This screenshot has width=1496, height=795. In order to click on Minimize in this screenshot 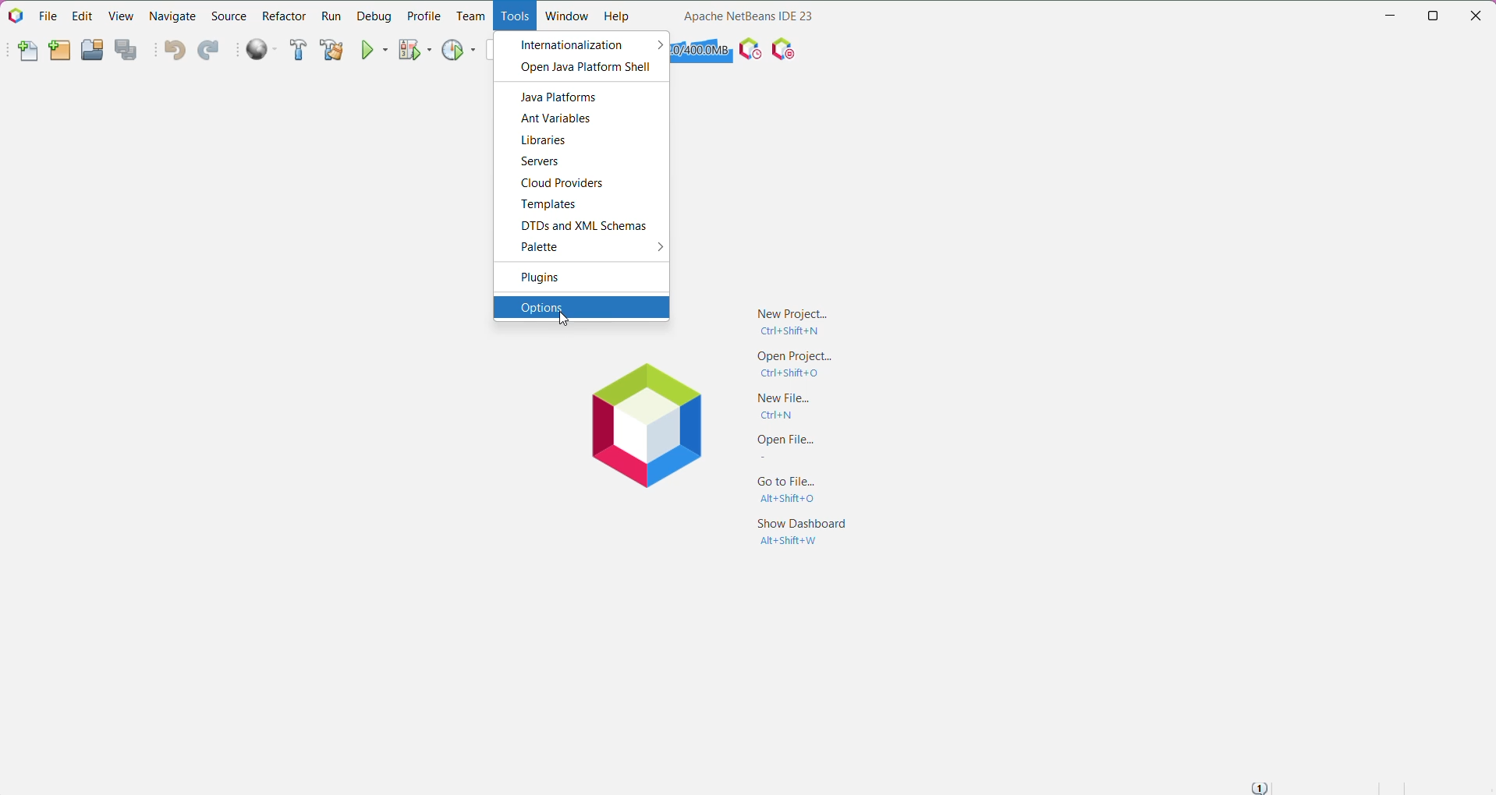, I will do `click(1390, 16)`.